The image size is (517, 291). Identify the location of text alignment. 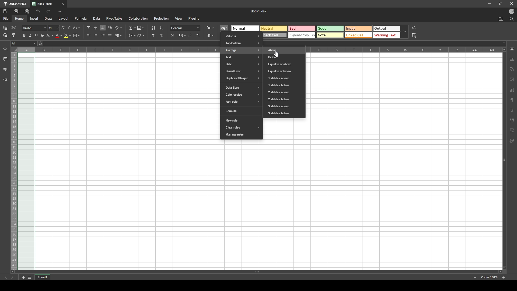
(512, 110).